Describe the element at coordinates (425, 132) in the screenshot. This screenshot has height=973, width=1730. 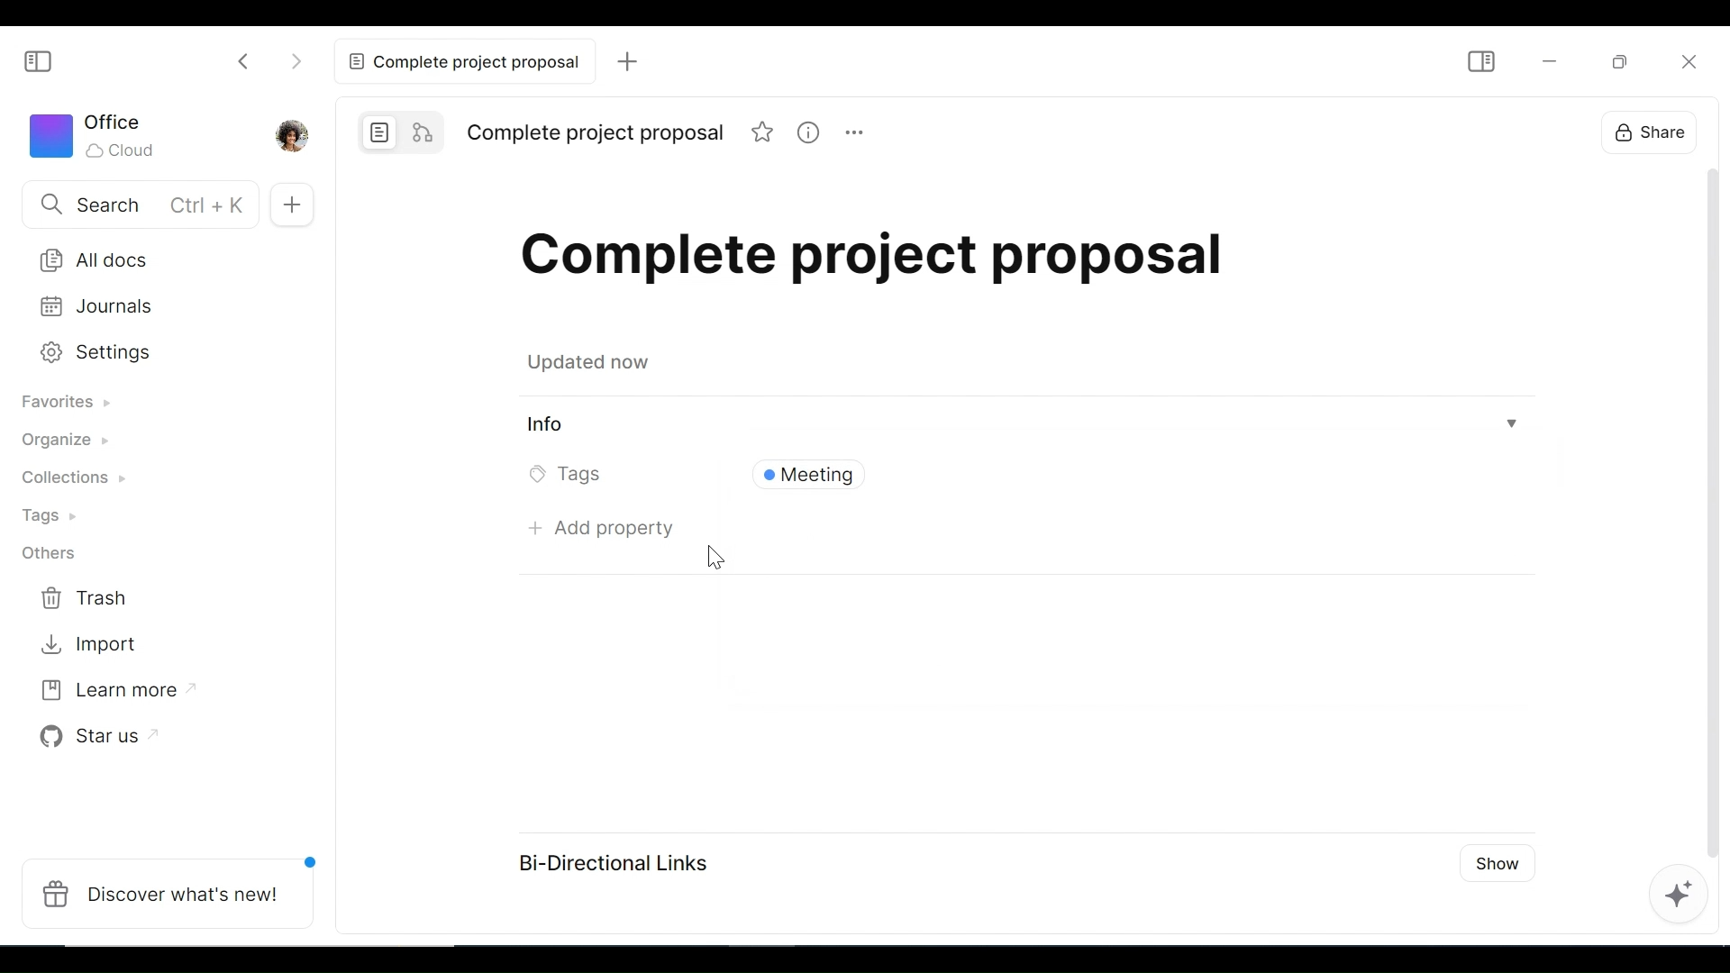
I see `Edgeless mode` at that location.